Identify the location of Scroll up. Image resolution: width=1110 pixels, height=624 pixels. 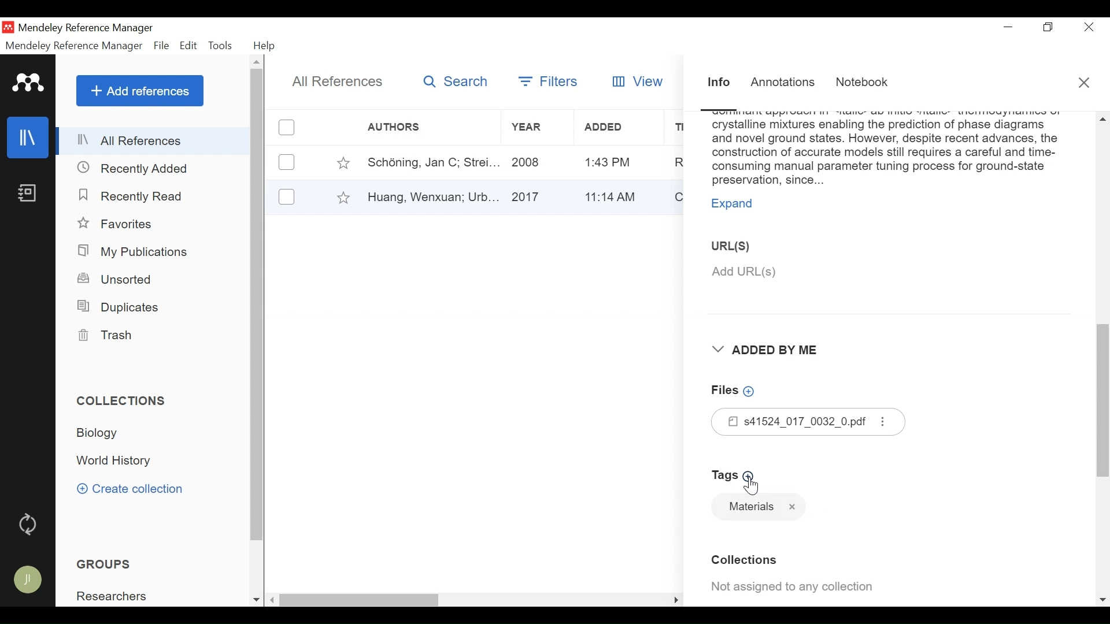
(257, 61).